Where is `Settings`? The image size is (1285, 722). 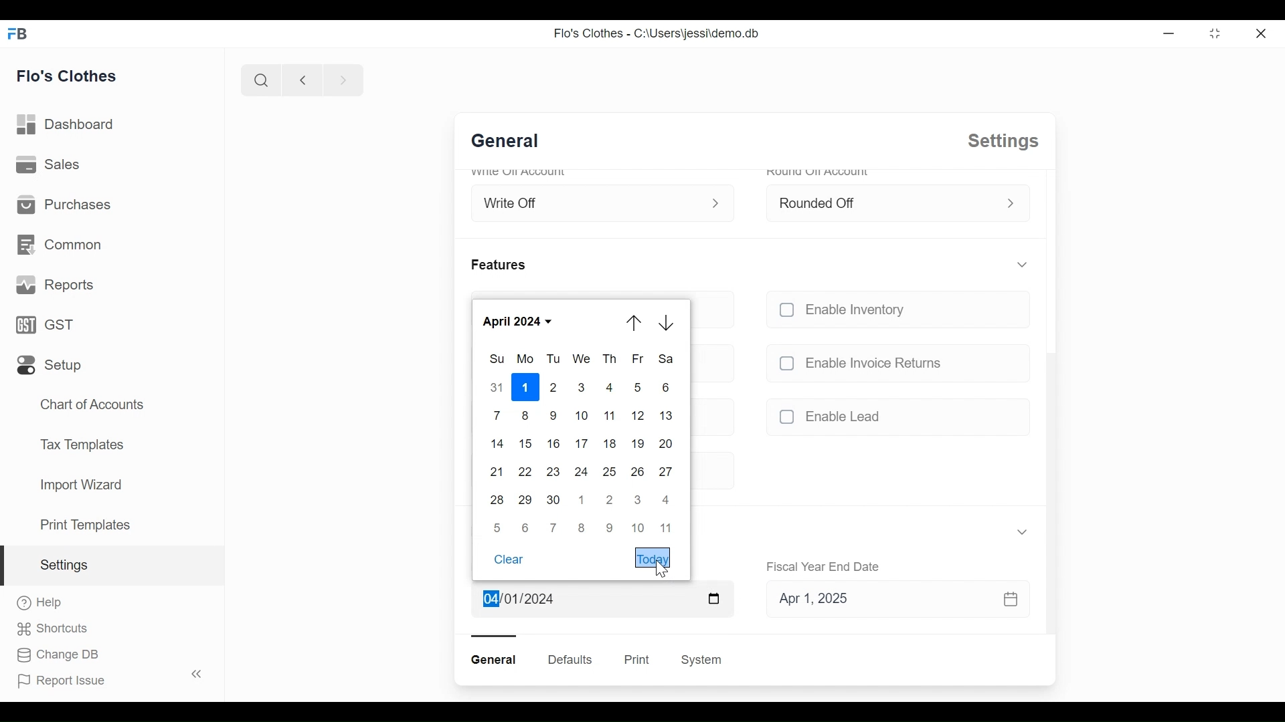
Settings is located at coordinates (112, 566).